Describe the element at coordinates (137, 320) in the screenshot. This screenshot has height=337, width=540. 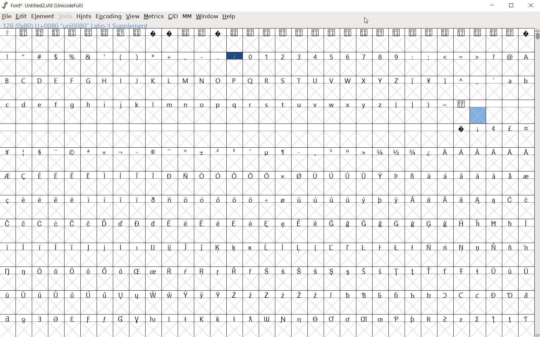
I see `glyph` at that location.